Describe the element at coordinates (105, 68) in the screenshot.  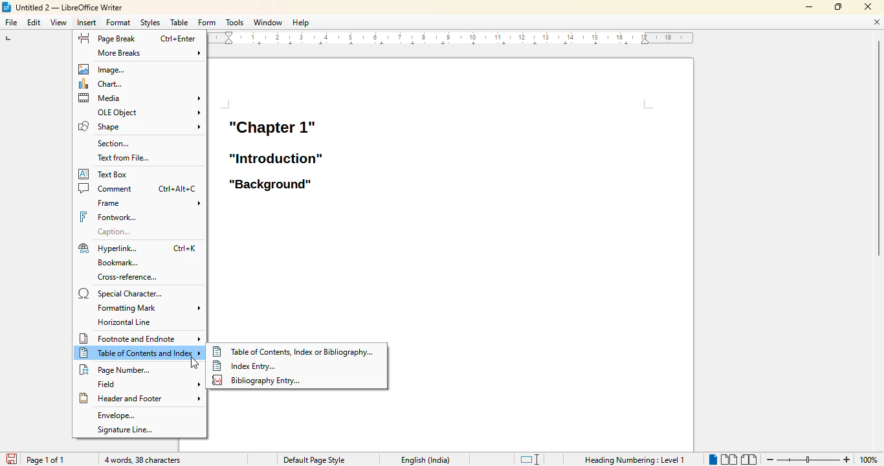
I see `image` at that location.